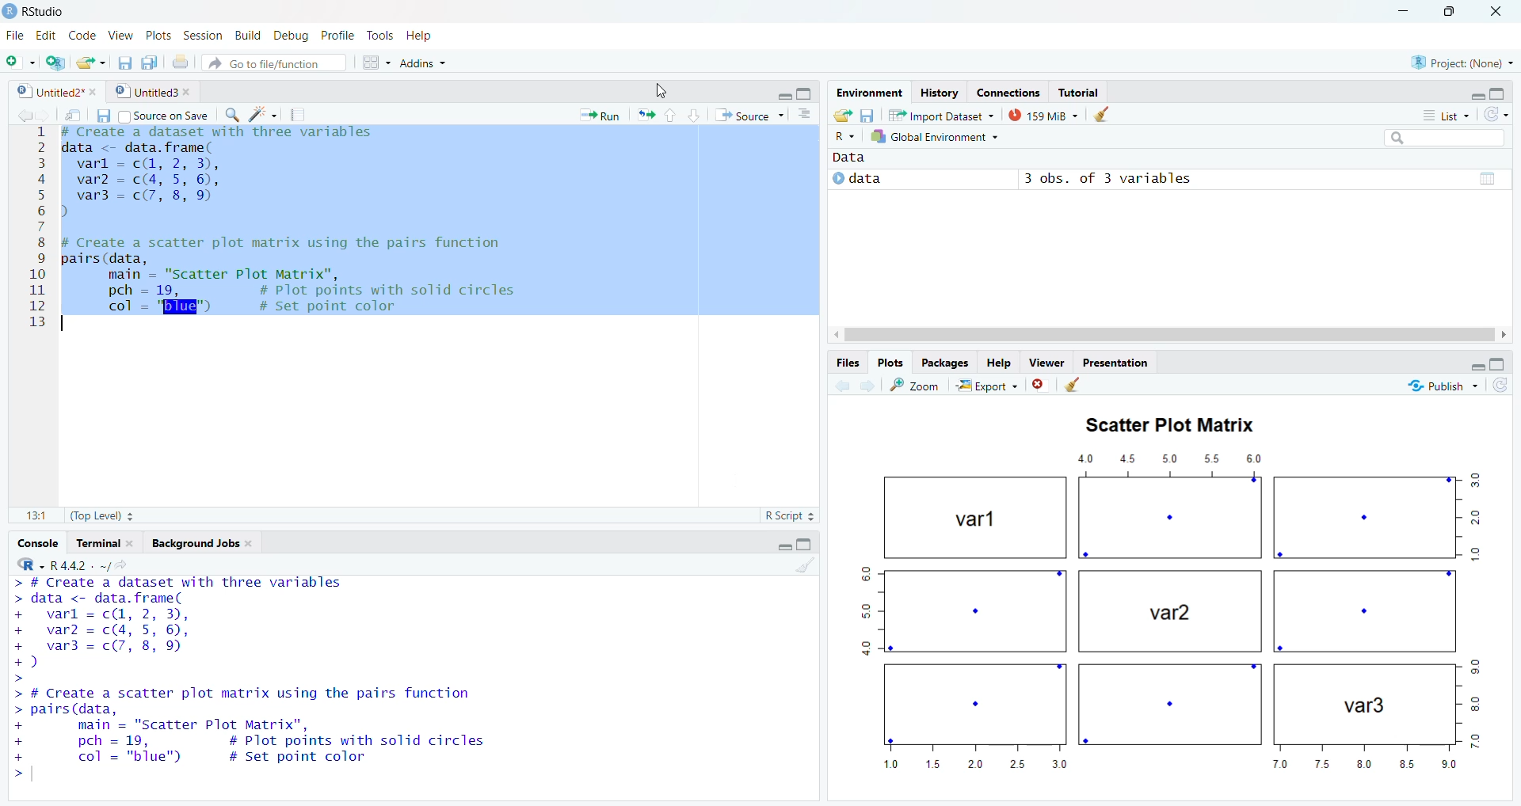 The height and width of the screenshot is (806, 1521). What do you see at coordinates (151, 61) in the screenshot?
I see `Save all open document` at bounding box center [151, 61].